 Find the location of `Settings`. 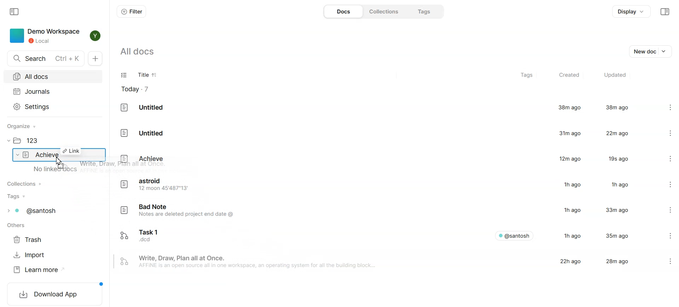

Settings is located at coordinates (665, 132).